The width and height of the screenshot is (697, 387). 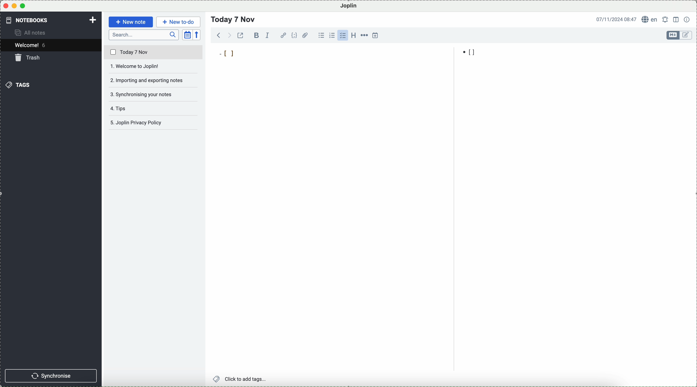 I want to click on typing list, so click(x=227, y=53).